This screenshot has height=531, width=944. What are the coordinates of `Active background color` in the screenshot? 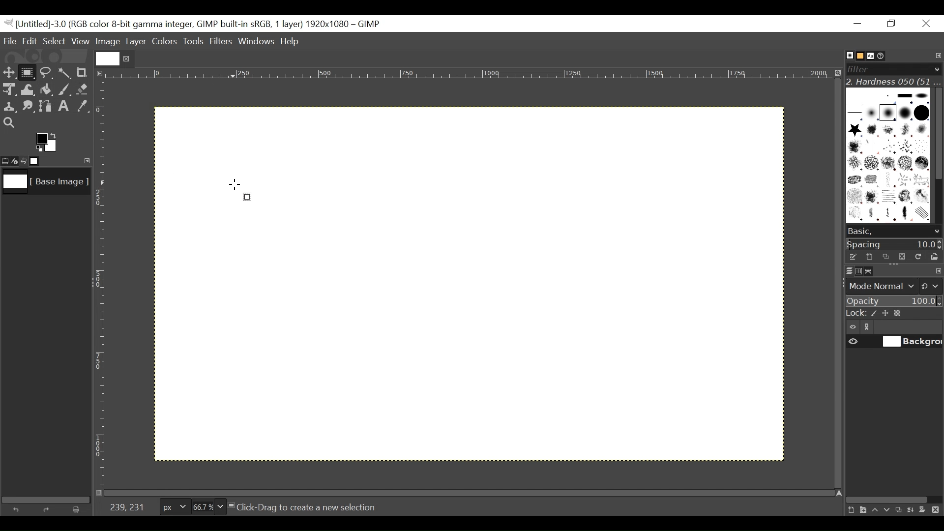 It's located at (48, 142).